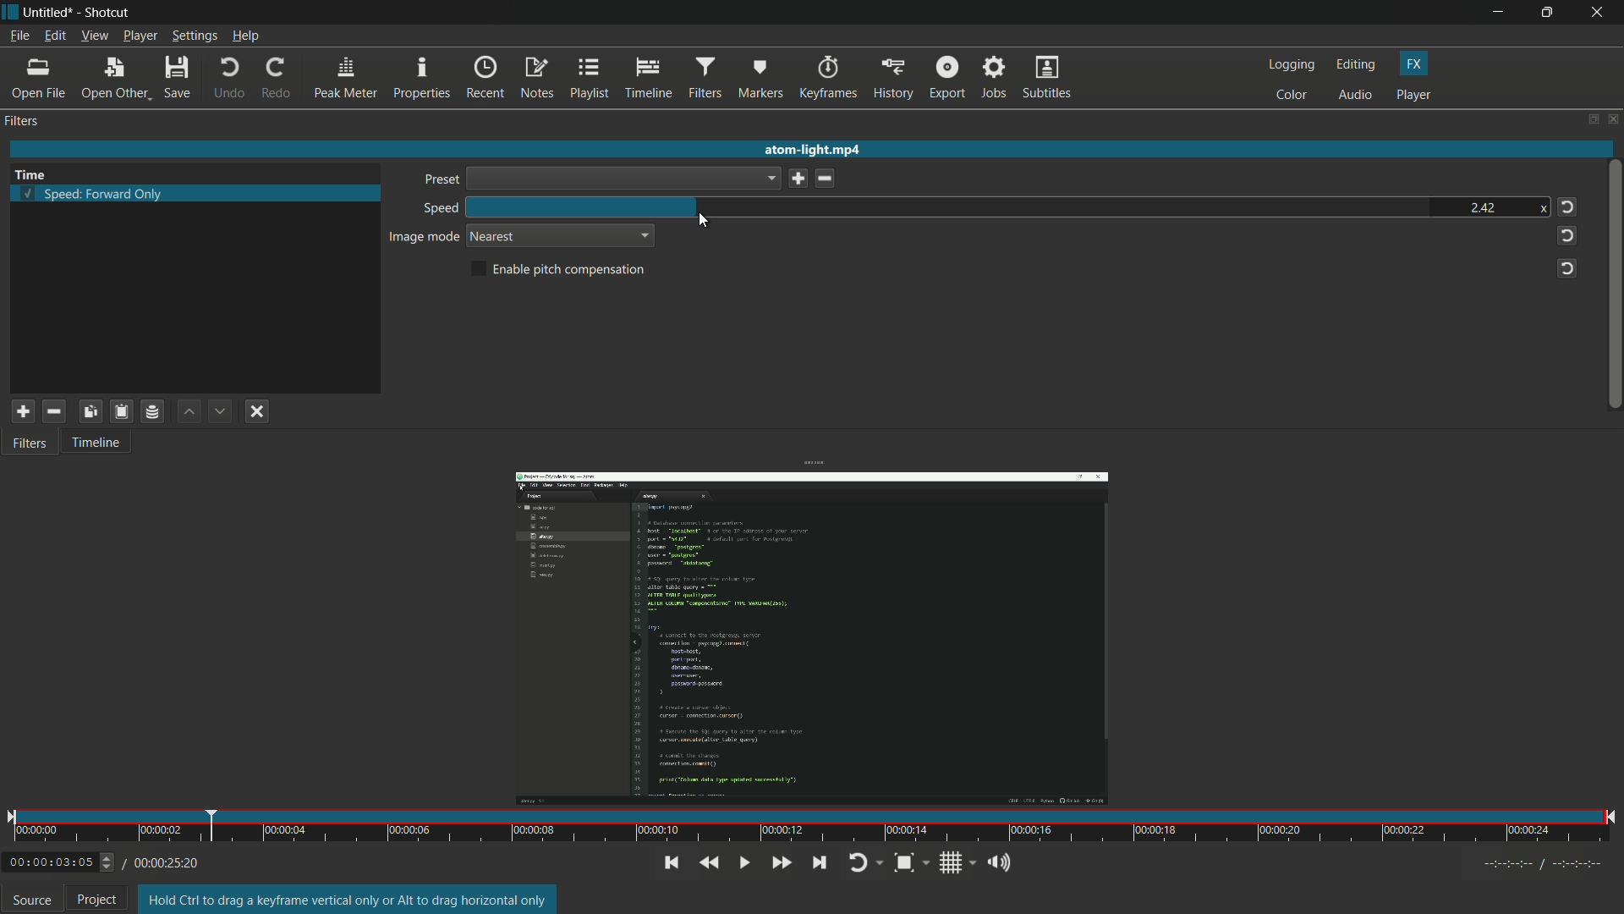 The image size is (1624, 914). What do you see at coordinates (892, 79) in the screenshot?
I see `history` at bounding box center [892, 79].